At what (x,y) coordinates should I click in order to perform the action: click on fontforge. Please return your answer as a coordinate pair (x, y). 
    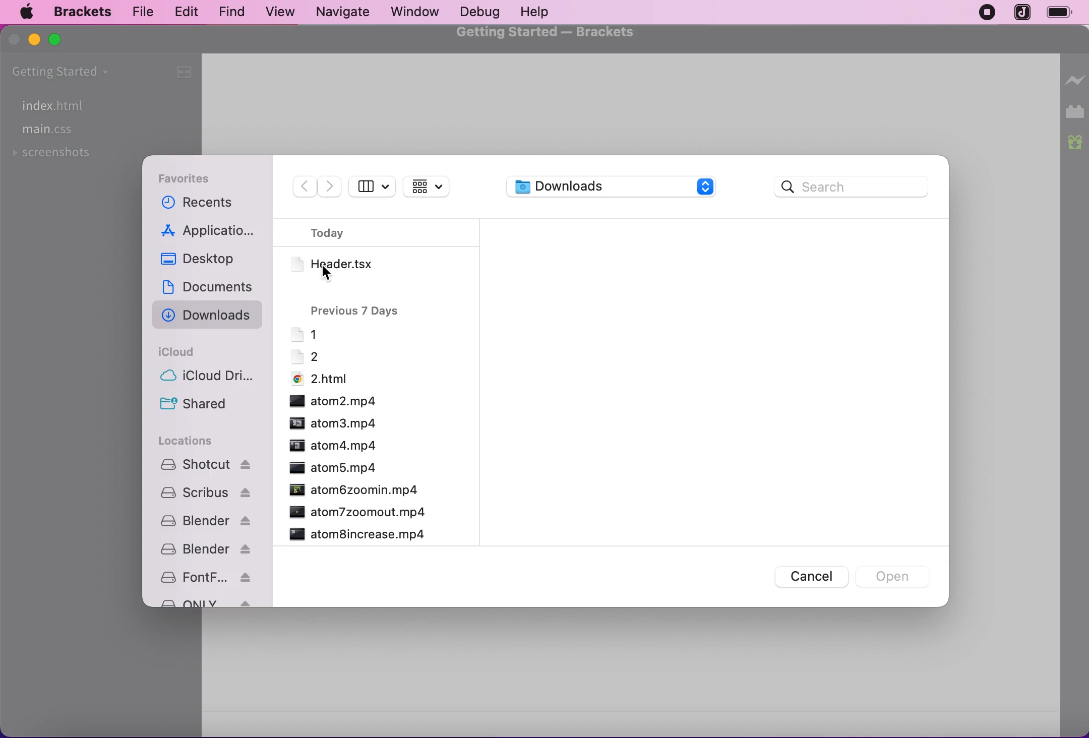
    Looking at the image, I should click on (205, 576).